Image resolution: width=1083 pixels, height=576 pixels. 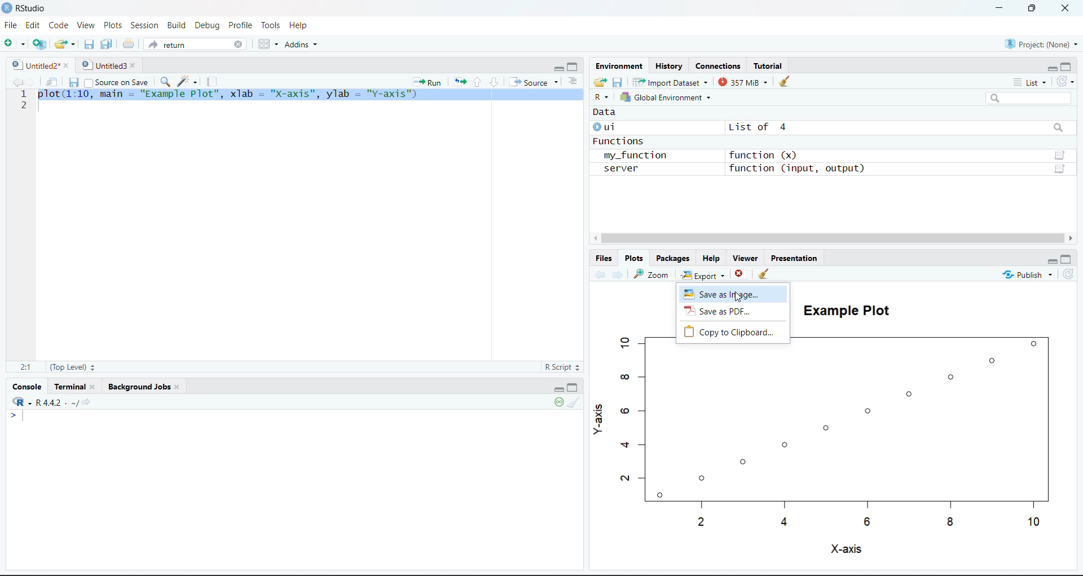 I want to click on Compile Report (Ctrl + Shift + K), so click(x=214, y=81).